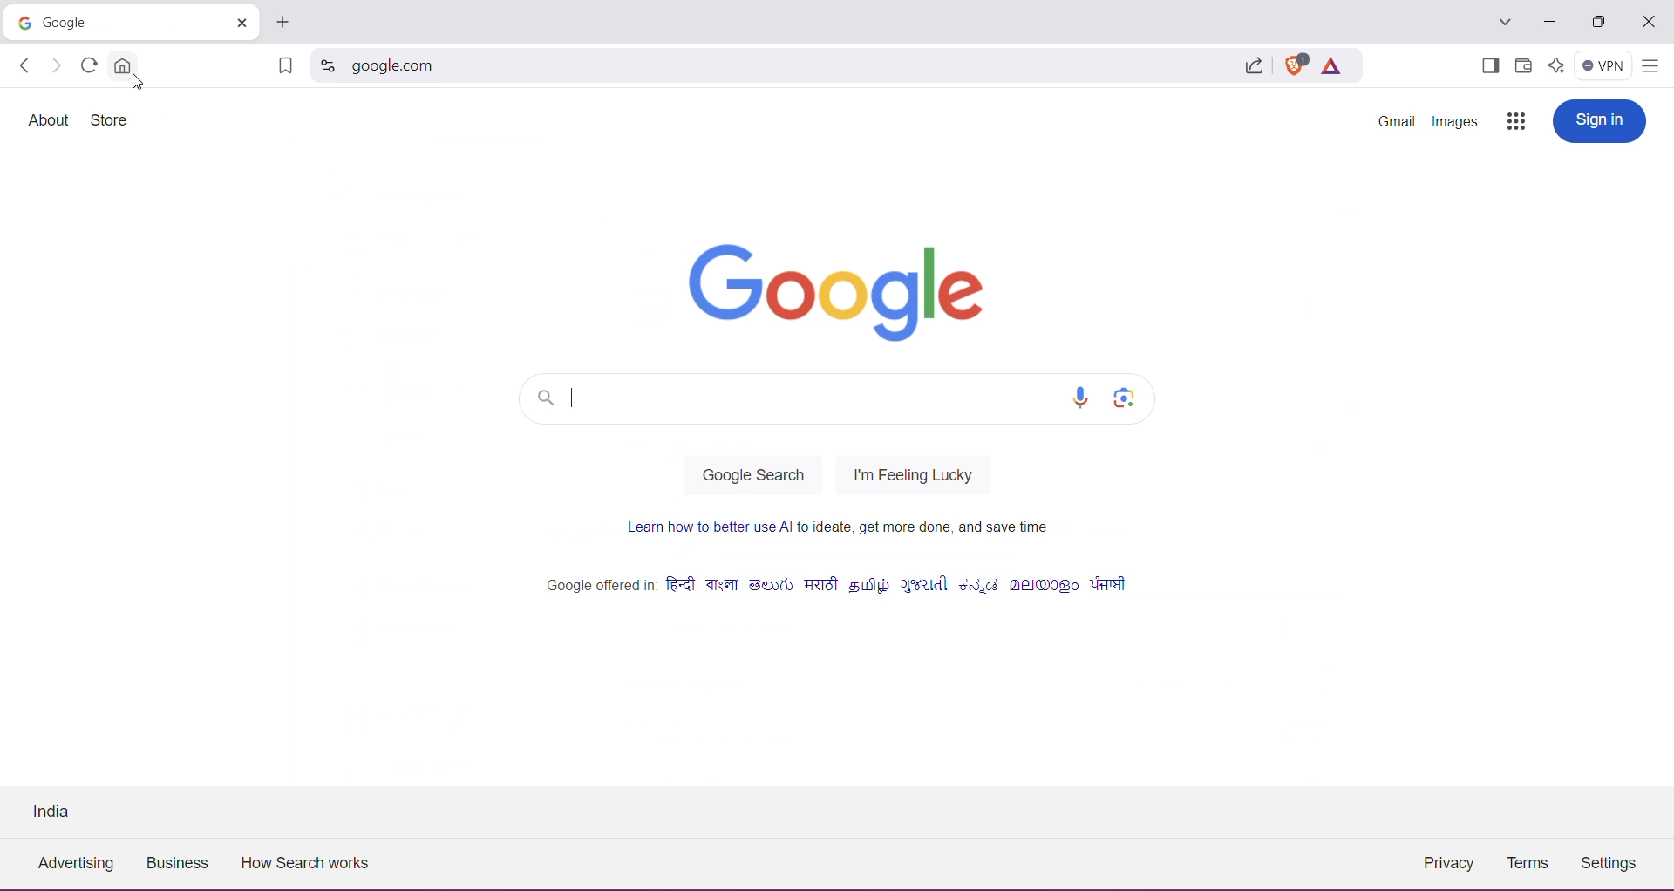 The width and height of the screenshot is (1674, 891). I want to click on Bookmark this Page, so click(283, 68).